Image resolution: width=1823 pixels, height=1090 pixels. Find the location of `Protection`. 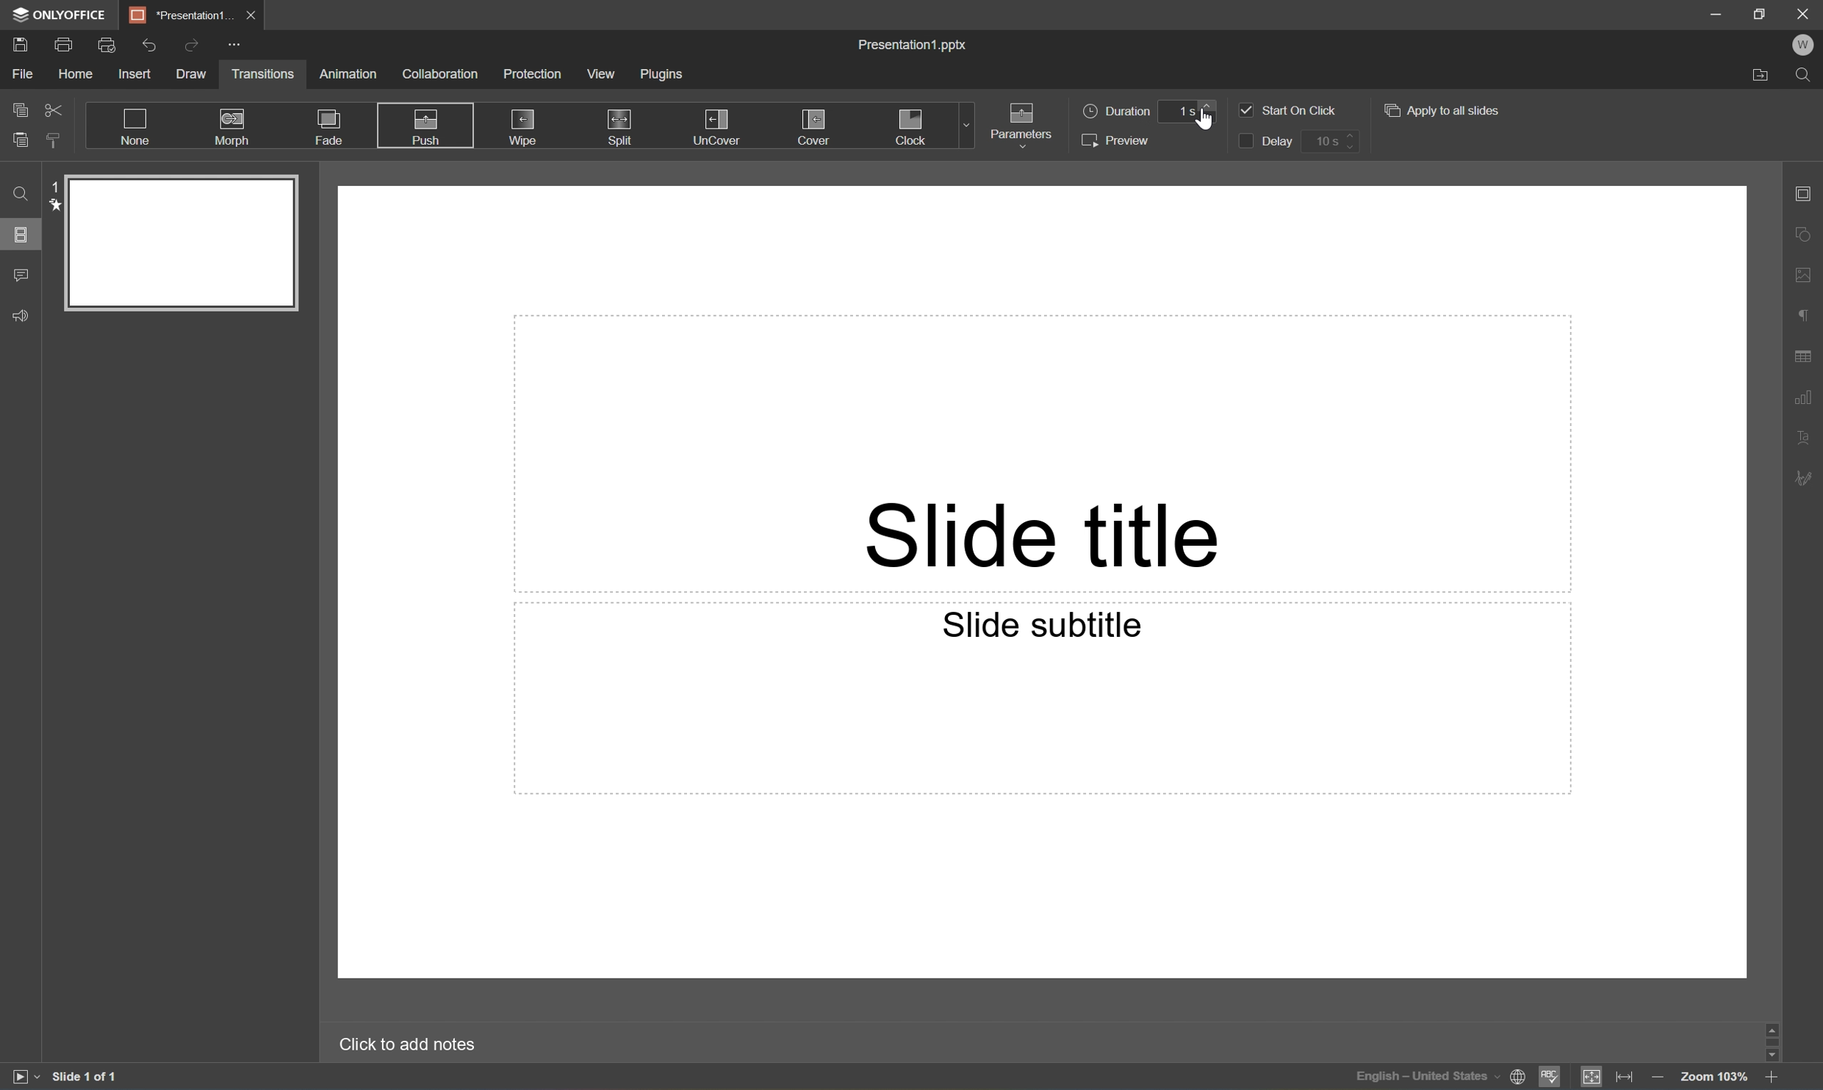

Protection is located at coordinates (531, 74).